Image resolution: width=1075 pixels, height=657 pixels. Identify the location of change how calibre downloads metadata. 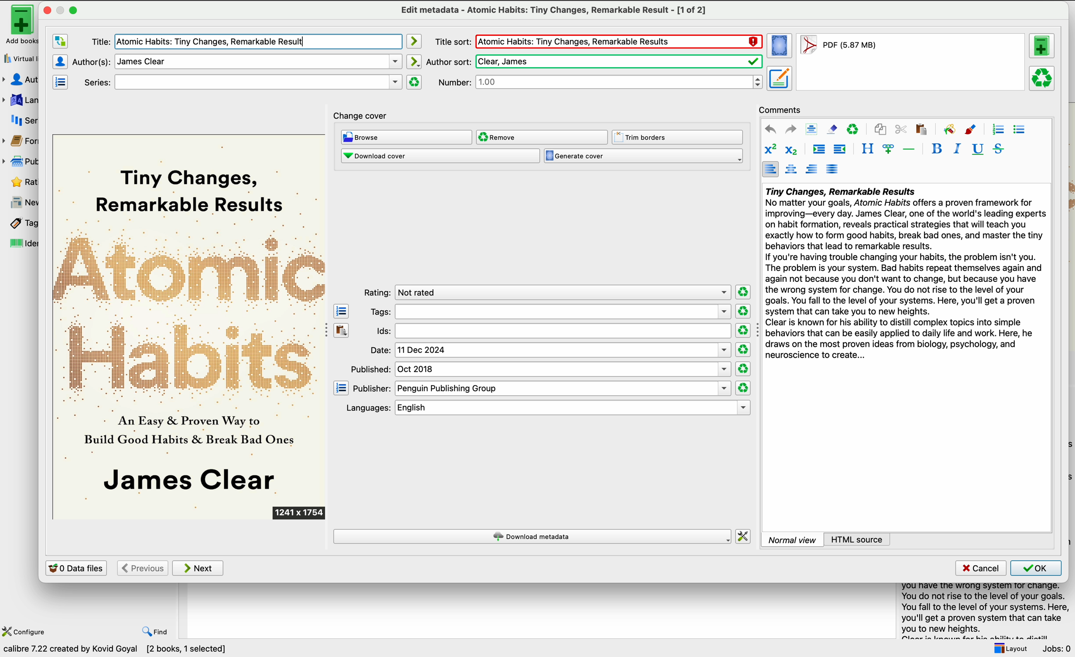
(744, 536).